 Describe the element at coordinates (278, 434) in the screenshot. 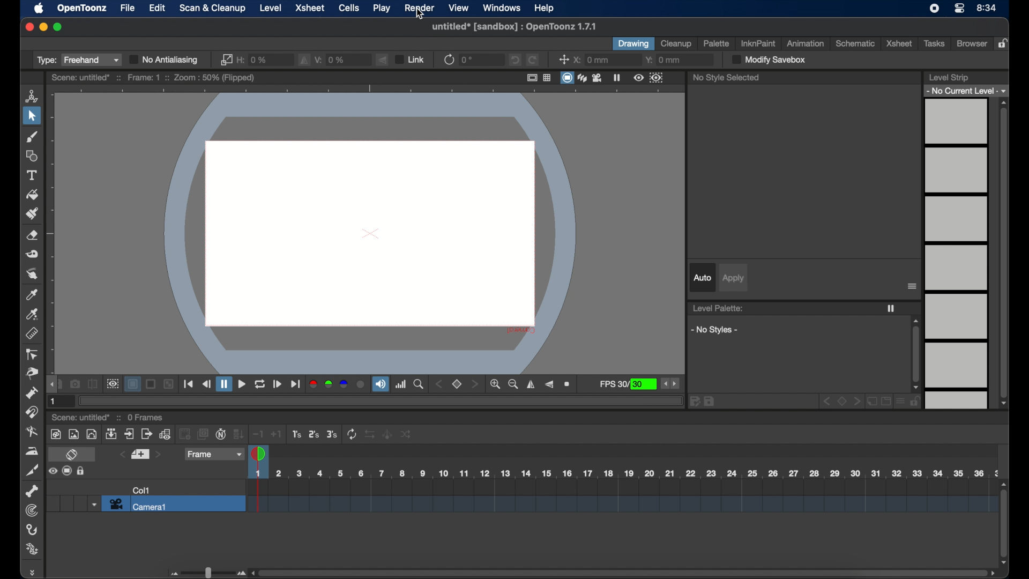

I see `` at that location.